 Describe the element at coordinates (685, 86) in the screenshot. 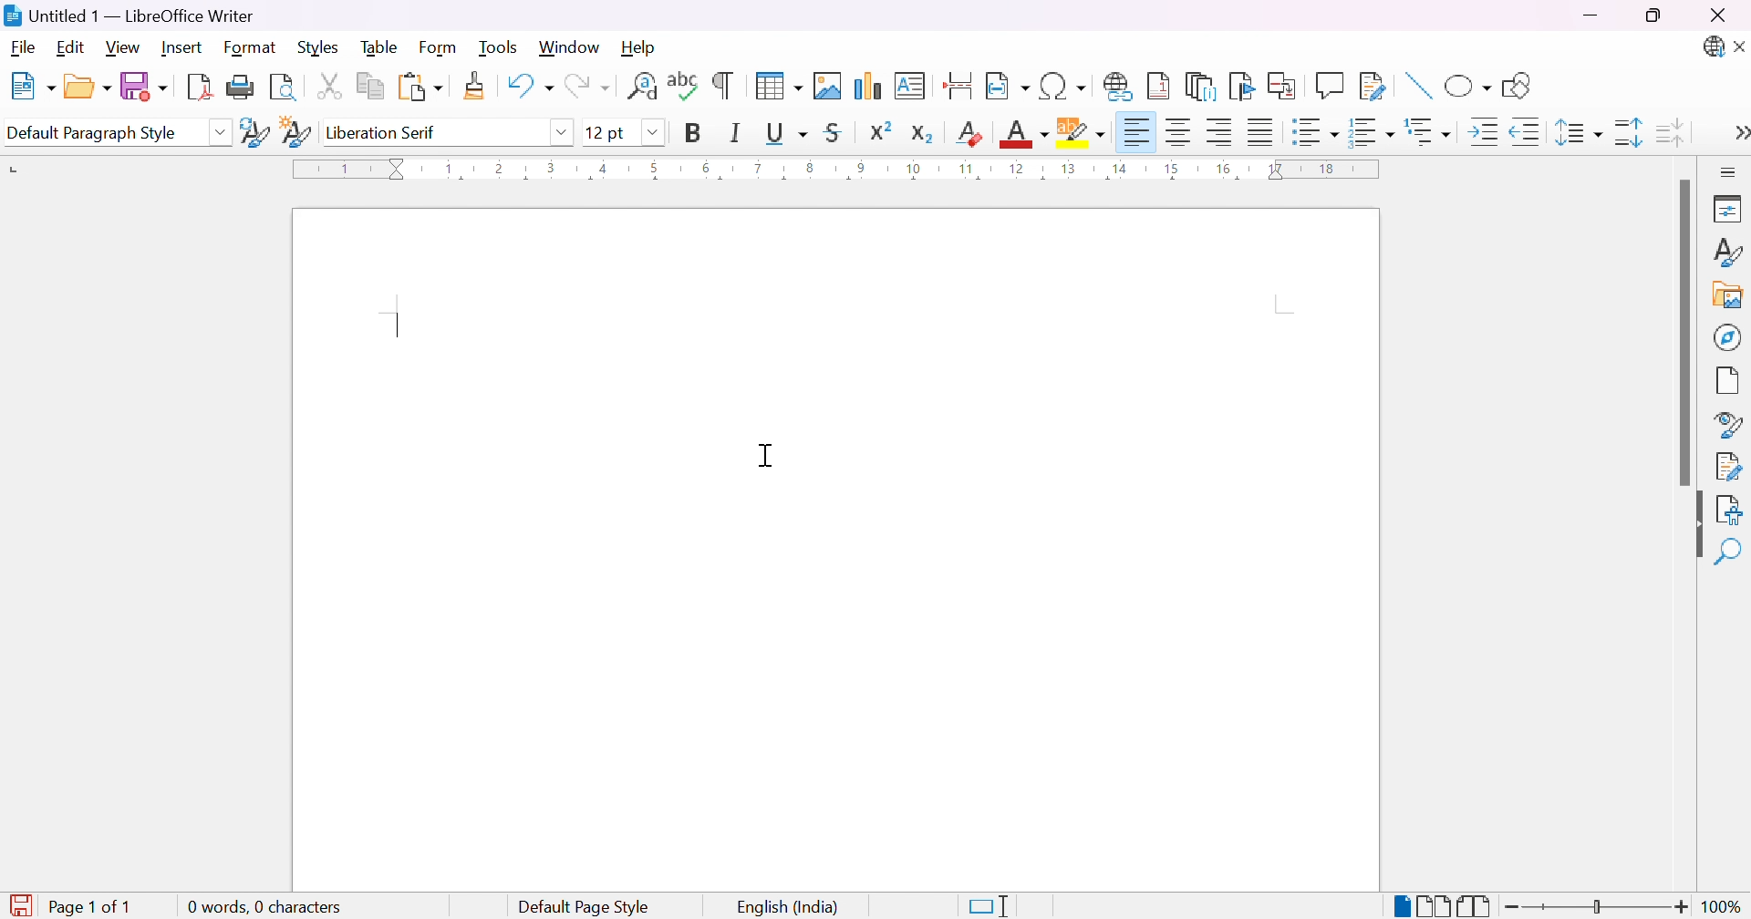

I see `Check spelling` at that location.